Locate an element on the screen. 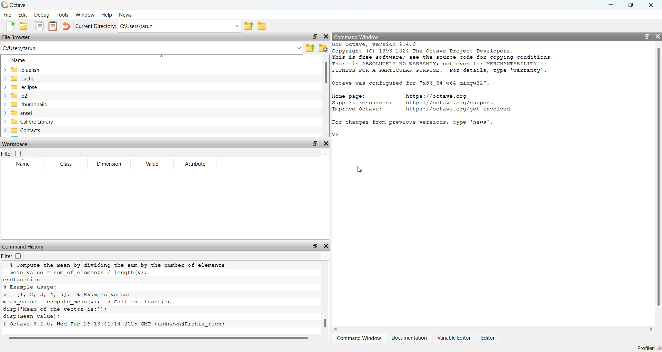  Octave was configured for "x86_64-w64-mingw32". is located at coordinates (412, 84).